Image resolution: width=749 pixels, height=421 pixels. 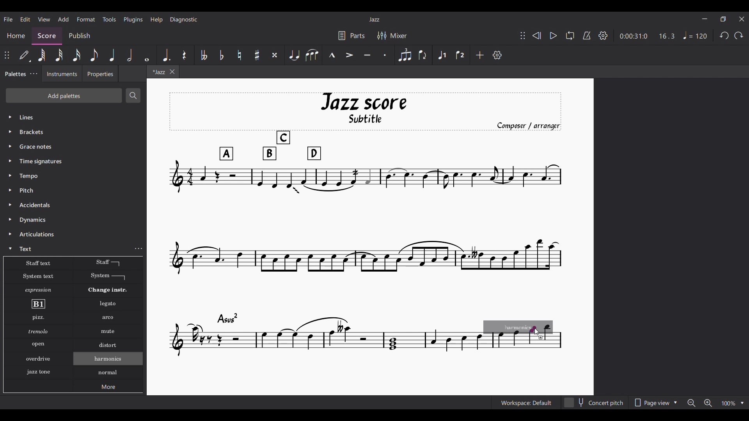 What do you see at coordinates (62, 74) in the screenshot?
I see `Instruments` at bounding box center [62, 74].